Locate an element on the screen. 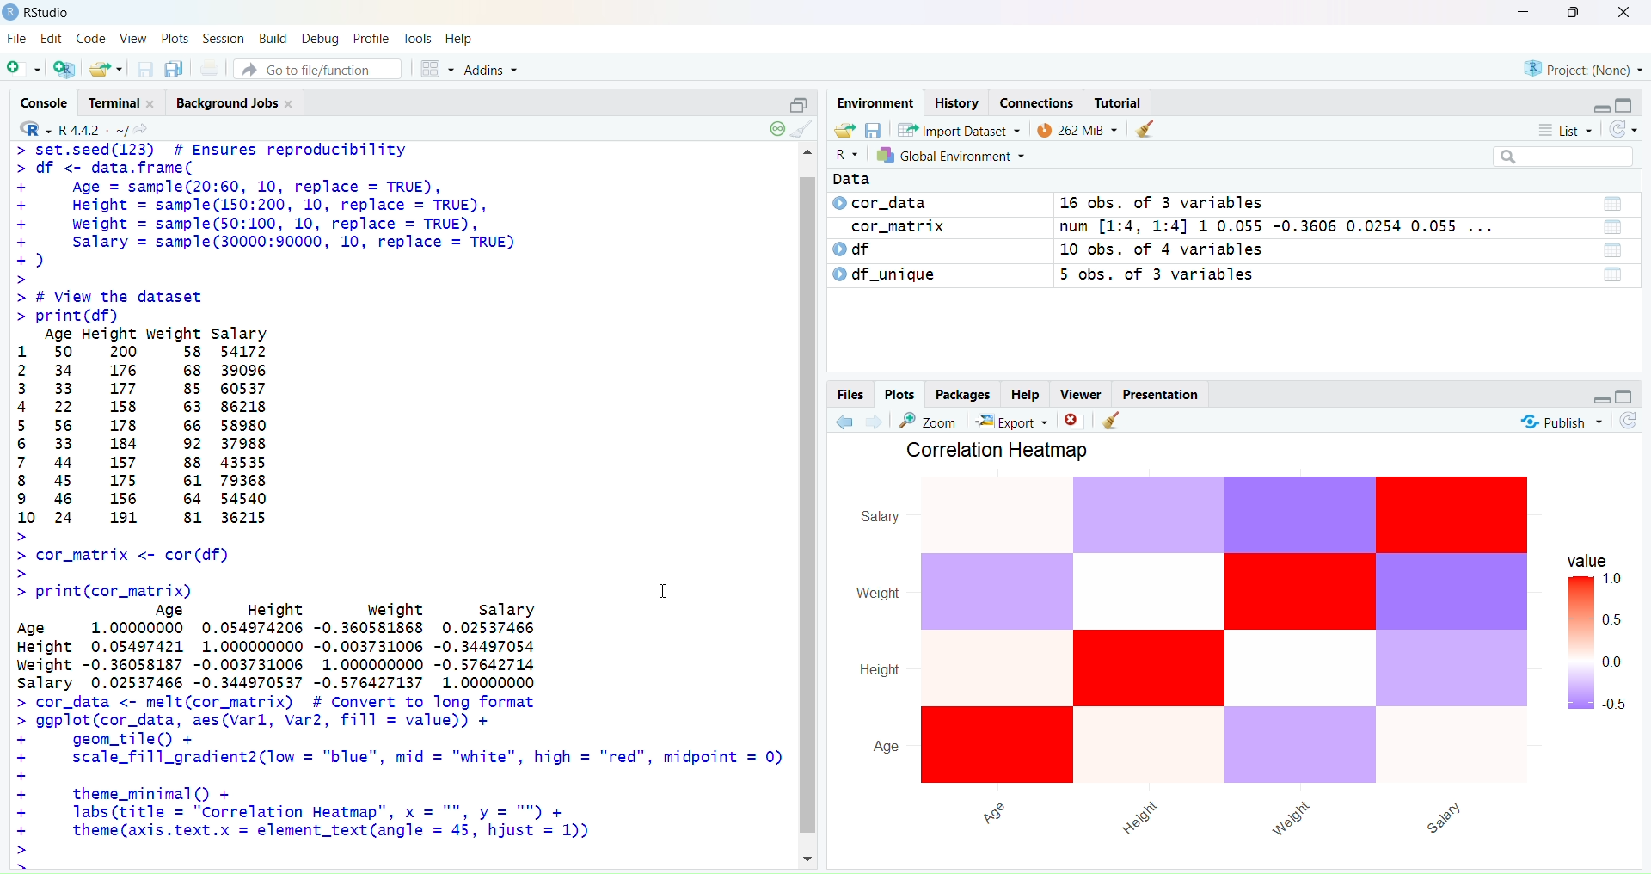 The width and height of the screenshot is (1651, 874). Addons is located at coordinates (494, 70).